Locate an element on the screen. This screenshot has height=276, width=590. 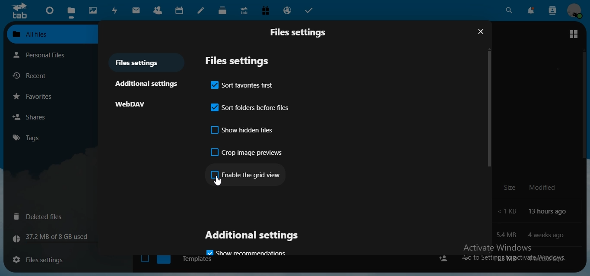
deck is located at coordinates (223, 11).